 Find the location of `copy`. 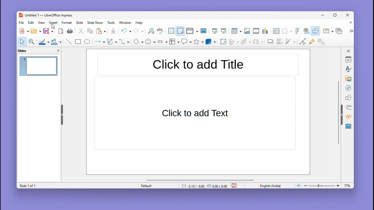

copy is located at coordinates (90, 31).